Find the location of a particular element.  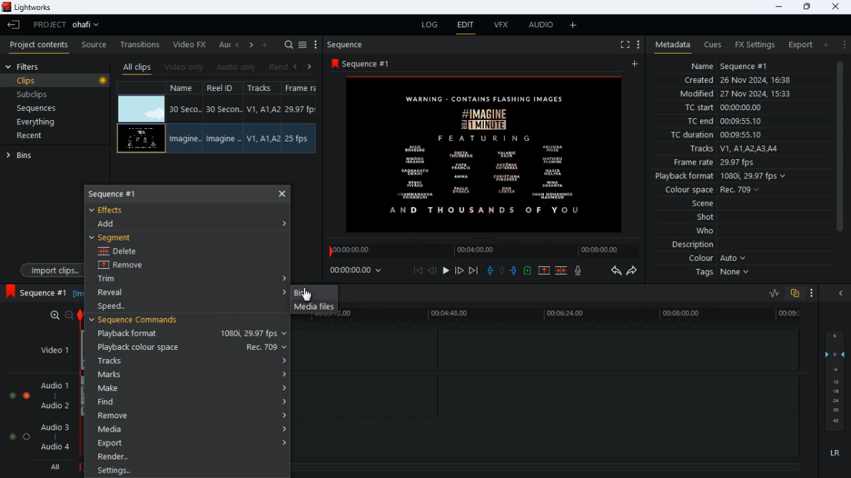

Cross is located at coordinates (283, 193).